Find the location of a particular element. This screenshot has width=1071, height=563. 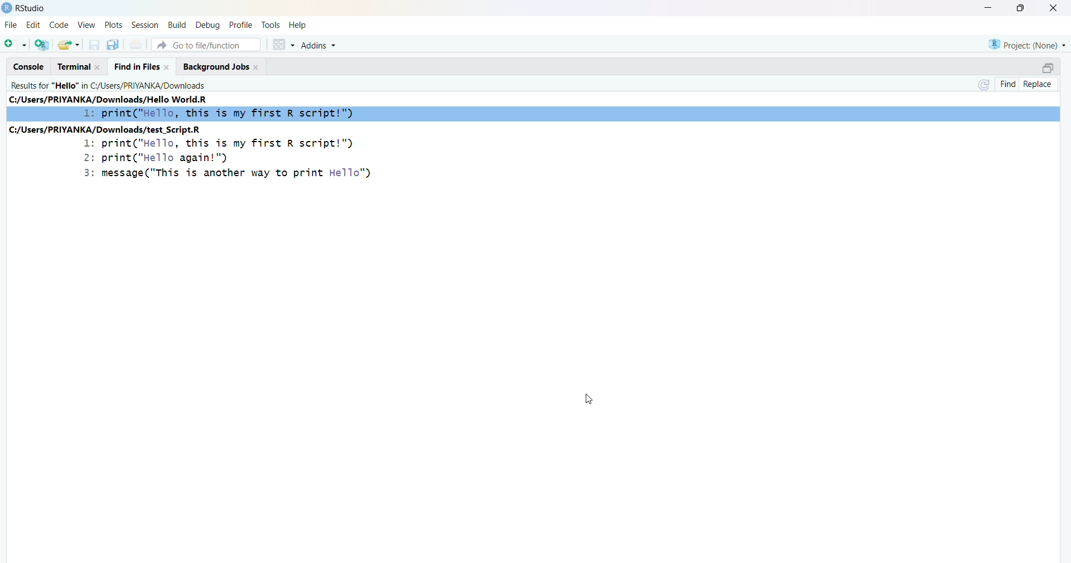

close is located at coordinates (1055, 8).